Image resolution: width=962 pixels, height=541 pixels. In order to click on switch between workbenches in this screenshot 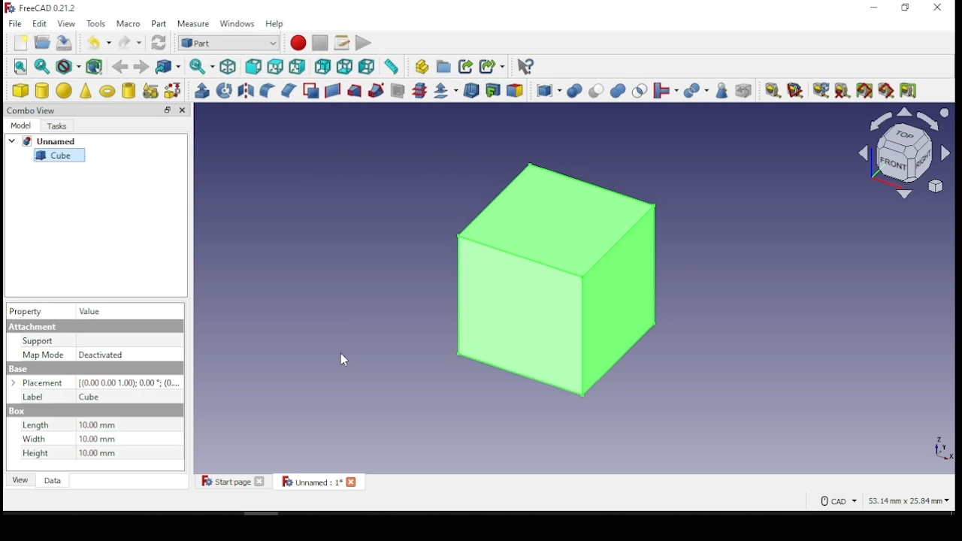, I will do `click(229, 44)`.